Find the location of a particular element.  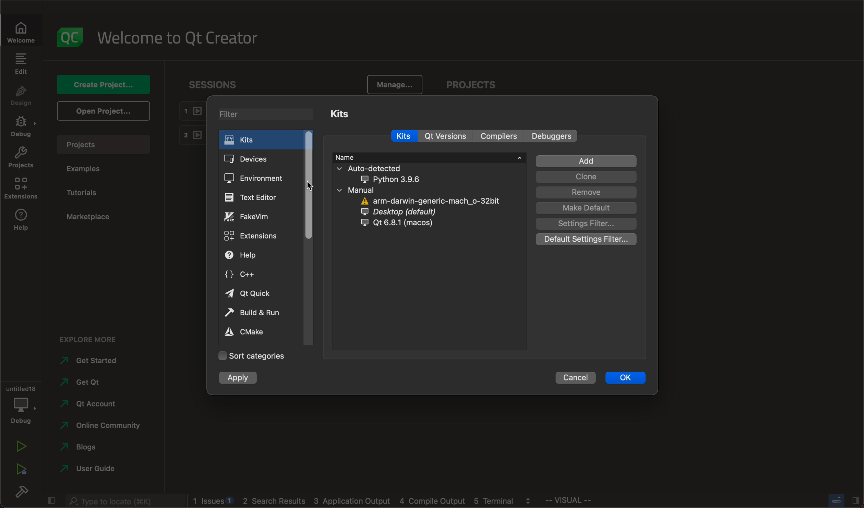

qt is located at coordinates (403, 224).